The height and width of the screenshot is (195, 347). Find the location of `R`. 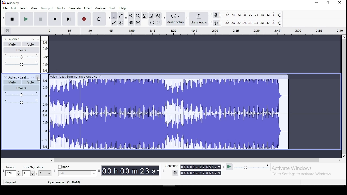

R is located at coordinates (221, 17).